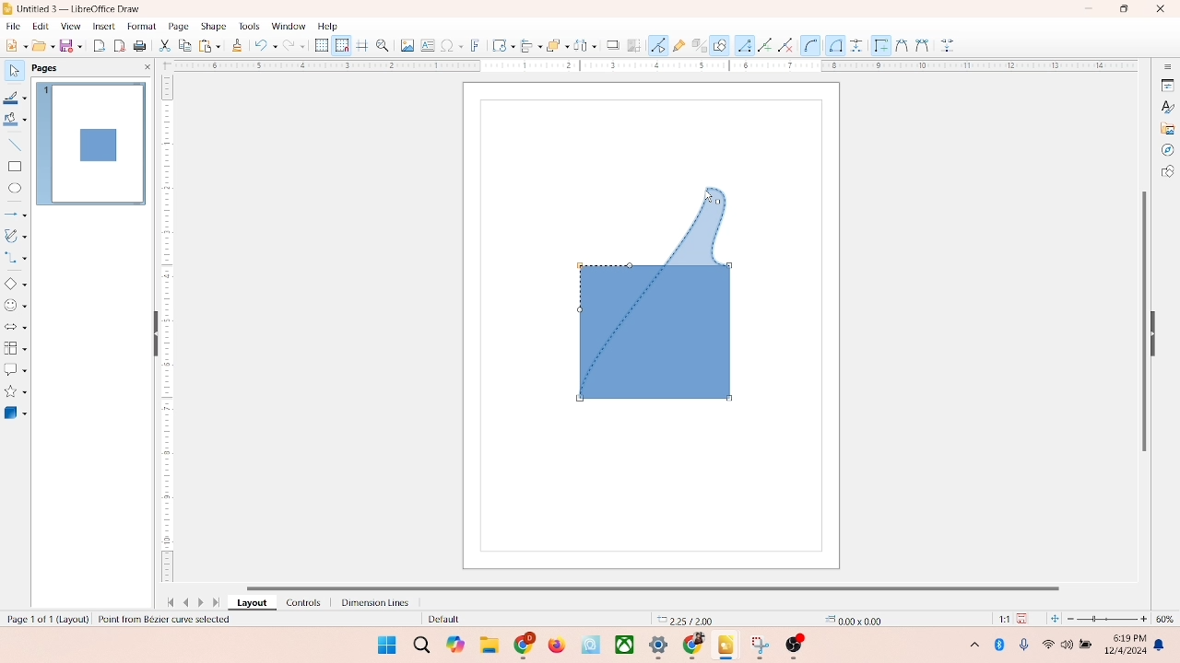 The width and height of the screenshot is (1180, 663). I want to click on horizontal scroll bar, so click(667, 586).